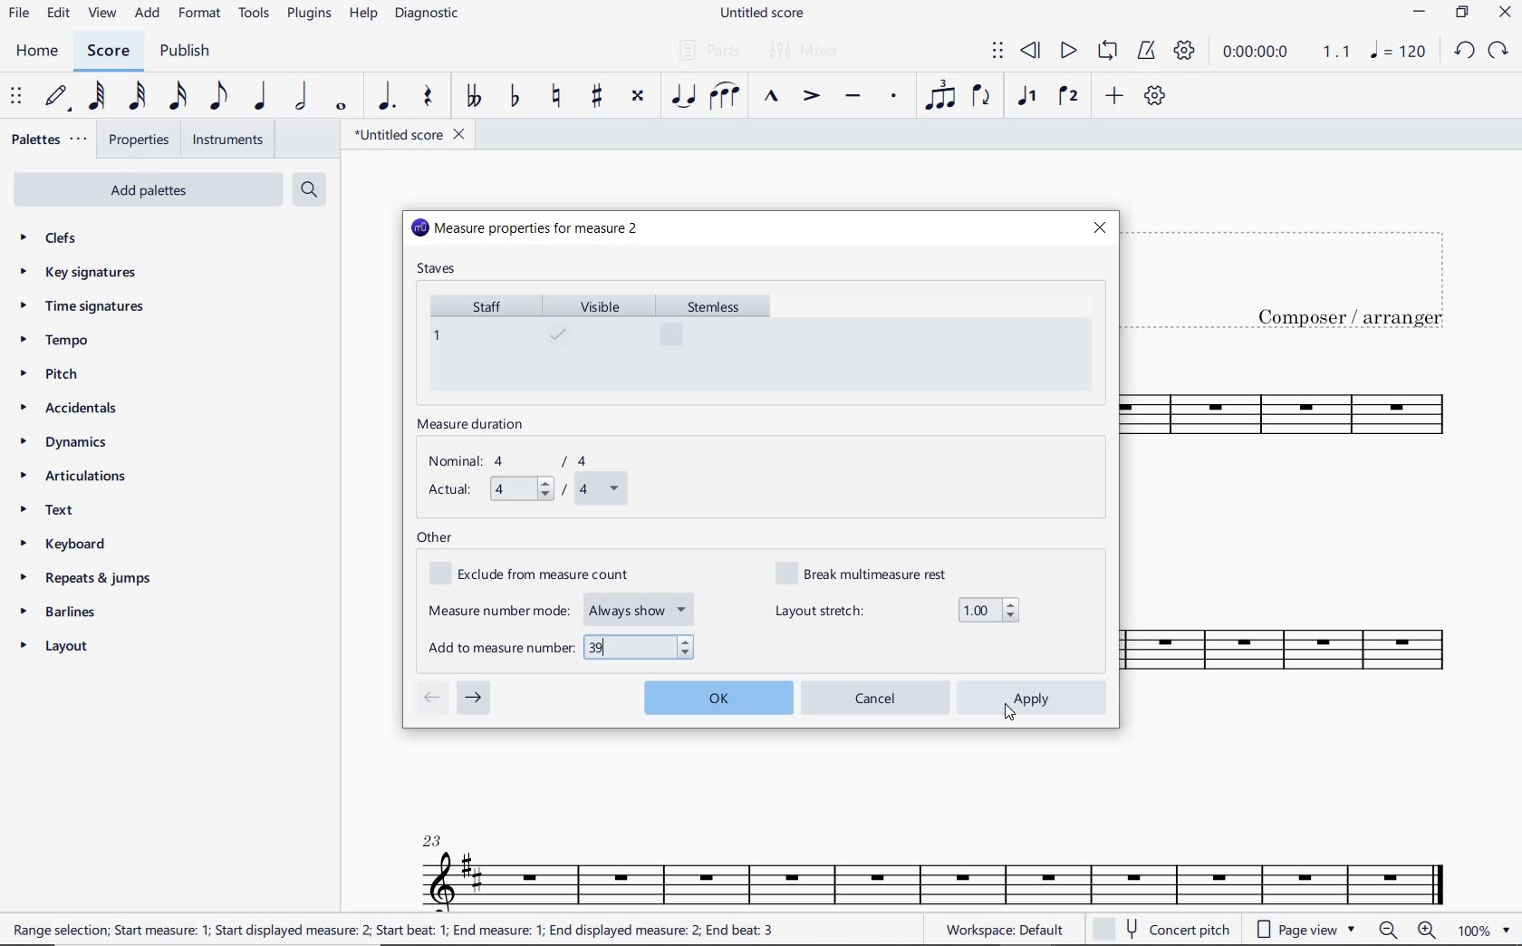  I want to click on apply, so click(1034, 698).